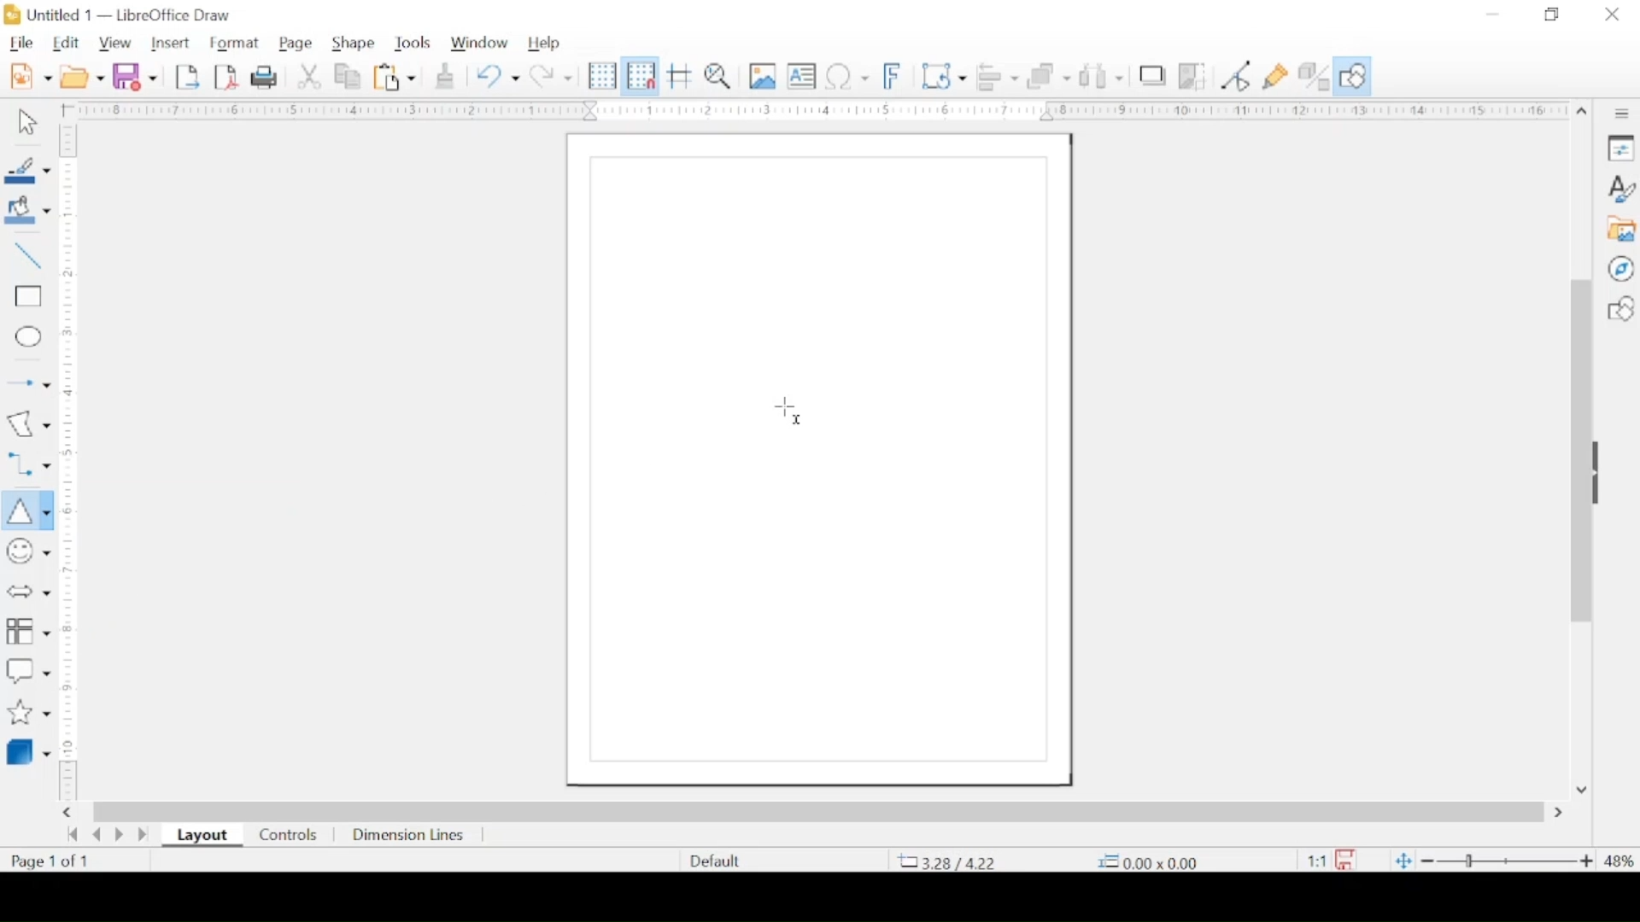  Describe the element at coordinates (136, 75) in the screenshot. I see `save` at that location.